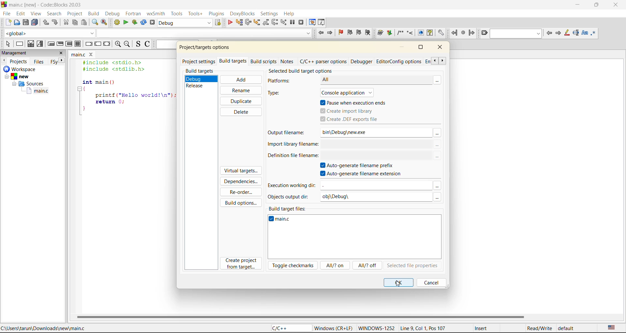 The width and height of the screenshot is (626, 333). Describe the element at coordinates (285, 22) in the screenshot. I see `st` at that location.